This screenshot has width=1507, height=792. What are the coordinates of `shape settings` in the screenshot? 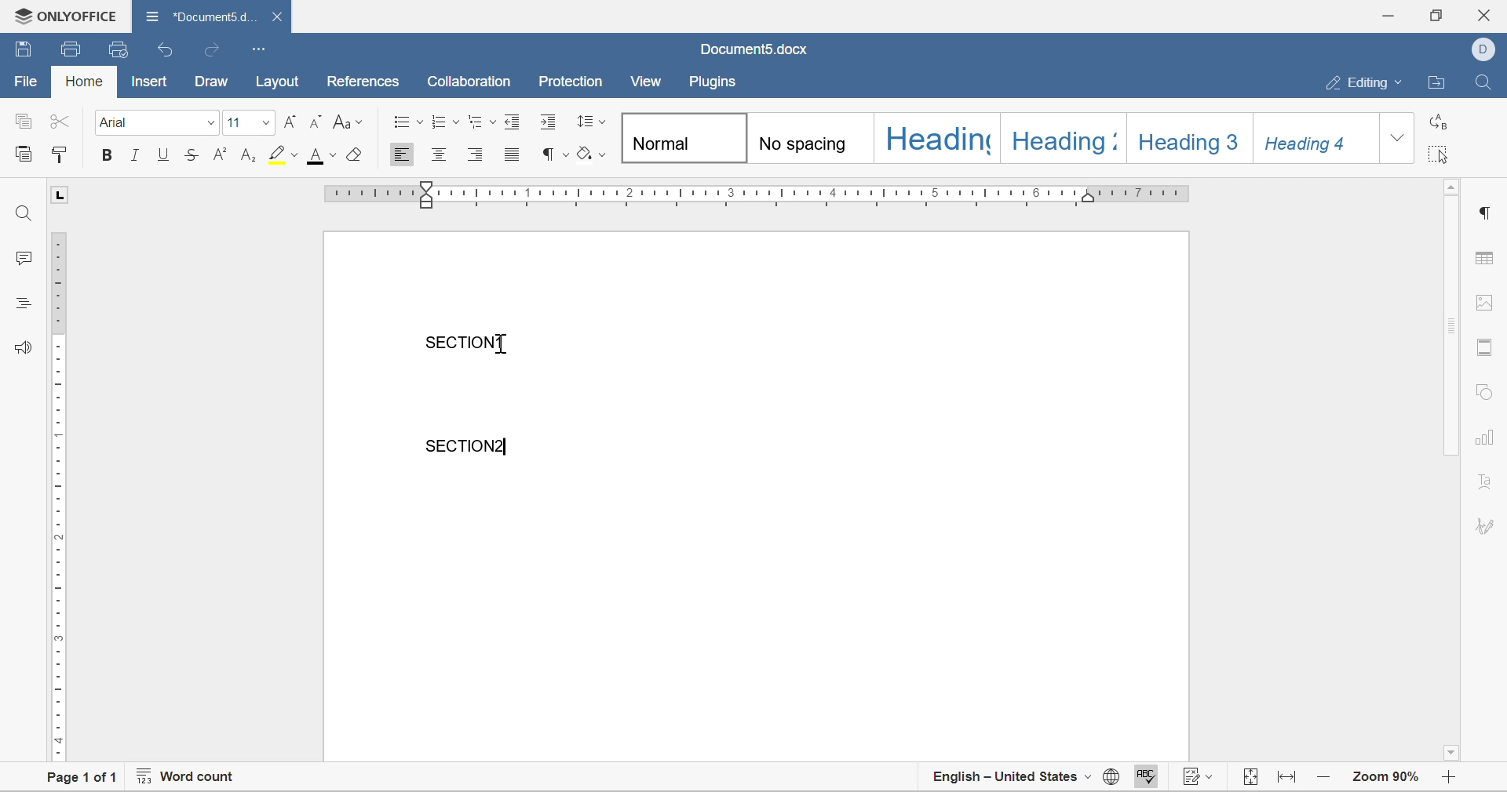 It's located at (1483, 391).